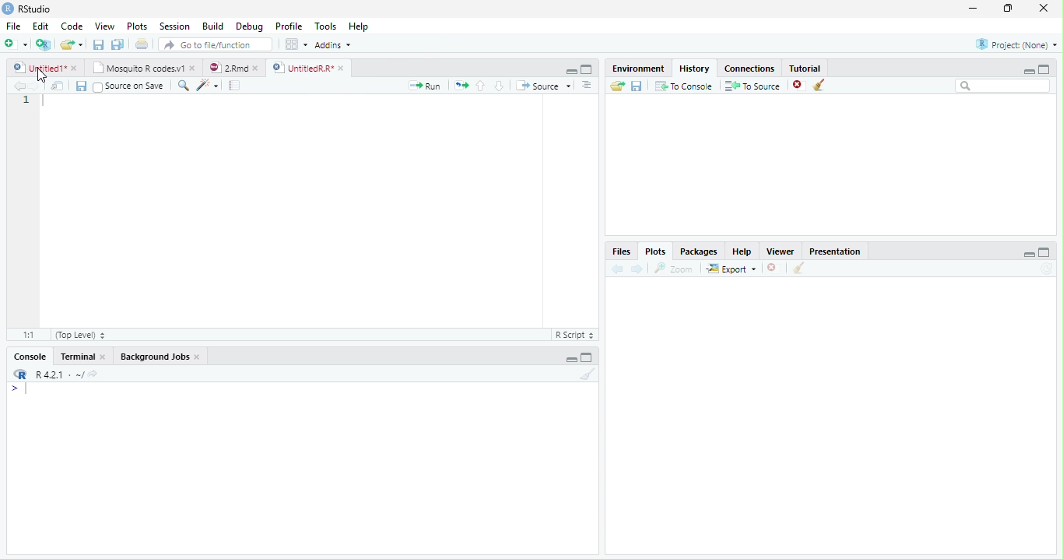 The width and height of the screenshot is (1063, 559). What do you see at coordinates (44, 46) in the screenshot?
I see `Create a project` at bounding box center [44, 46].